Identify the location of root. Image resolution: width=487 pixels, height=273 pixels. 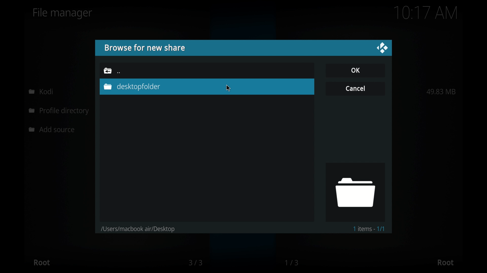
(445, 263).